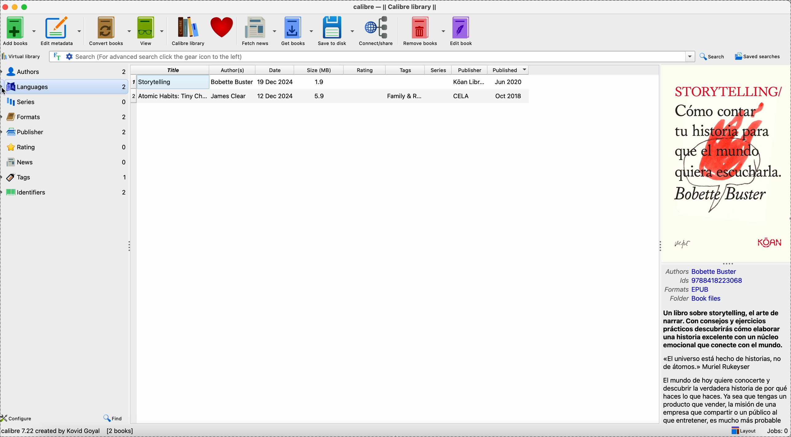  I want to click on title, so click(170, 70).